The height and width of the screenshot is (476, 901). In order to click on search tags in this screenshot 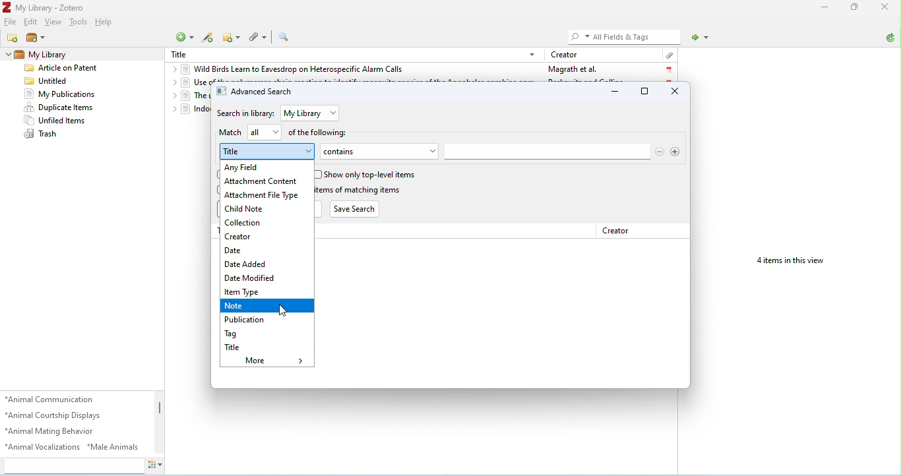, I will do `click(73, 465)`.